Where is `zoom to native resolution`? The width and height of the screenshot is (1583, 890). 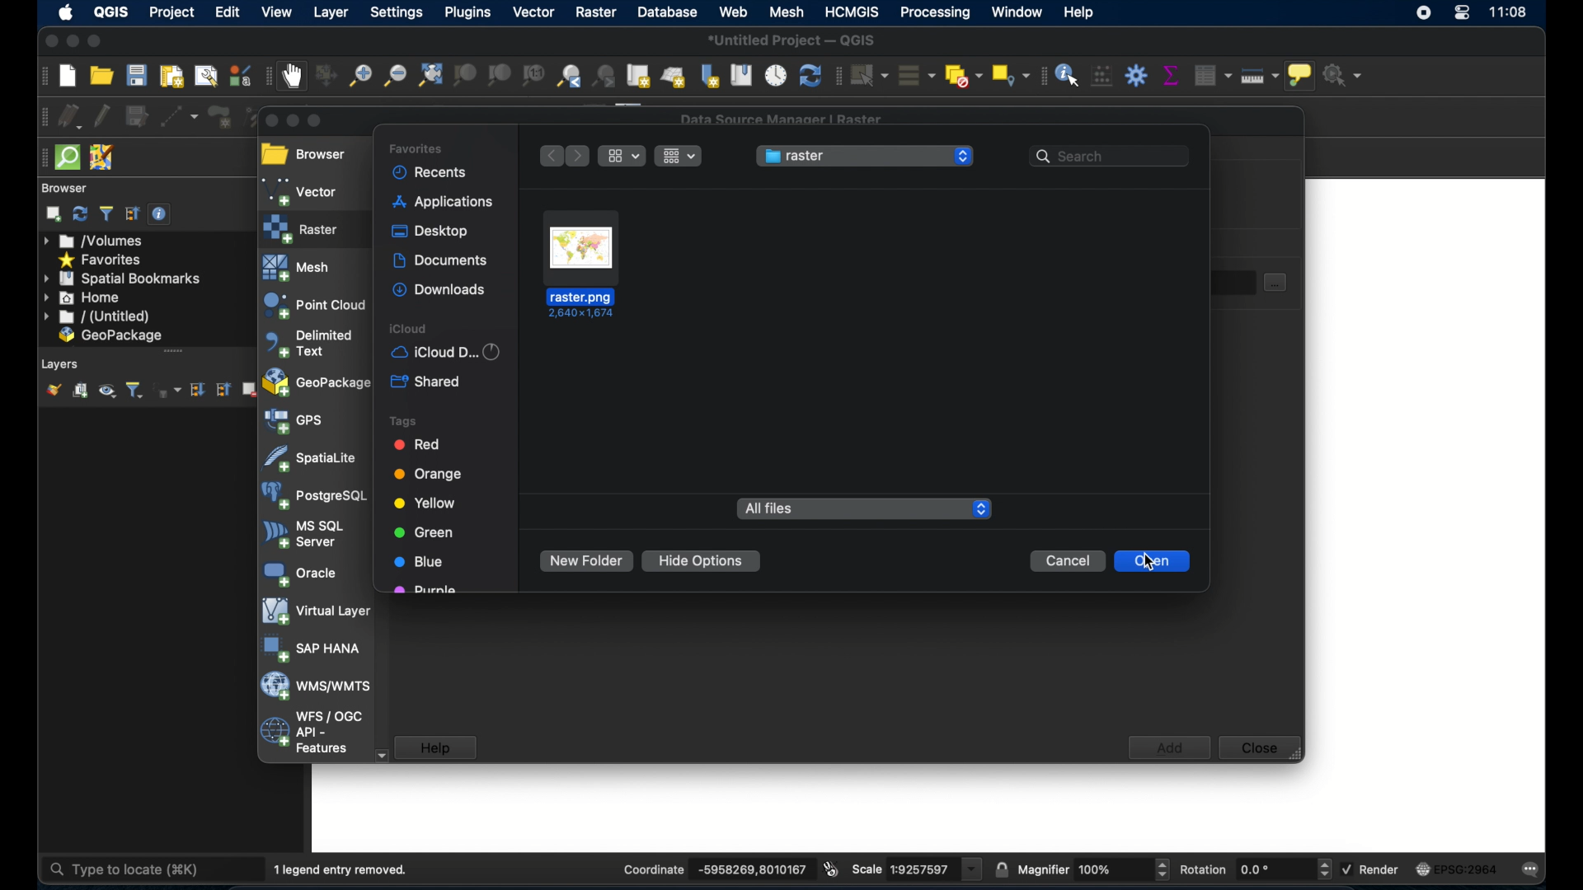
zoom to native resolution is located at coordinates (533, 75).